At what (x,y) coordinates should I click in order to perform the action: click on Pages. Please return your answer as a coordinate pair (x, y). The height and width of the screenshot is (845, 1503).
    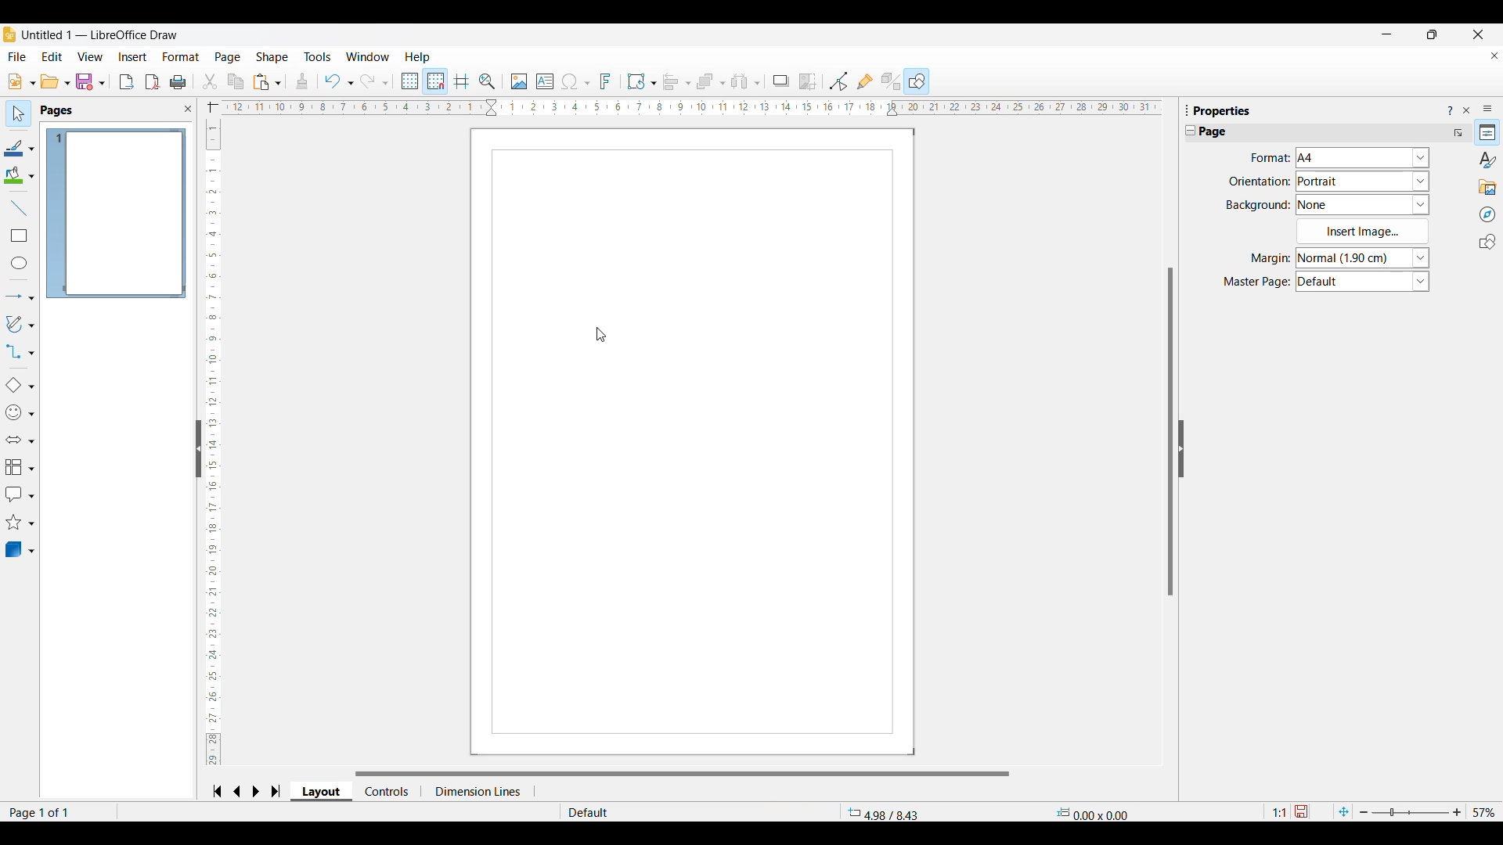
    Looking at the image, I should click on (58, 111).